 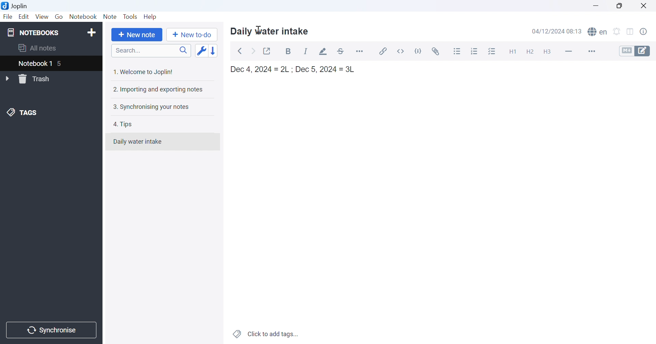 What do you see at coordinates (159, 89) in the screenshot?
I see `2. Importing and exporting notes` at bounding box center [159, 89].